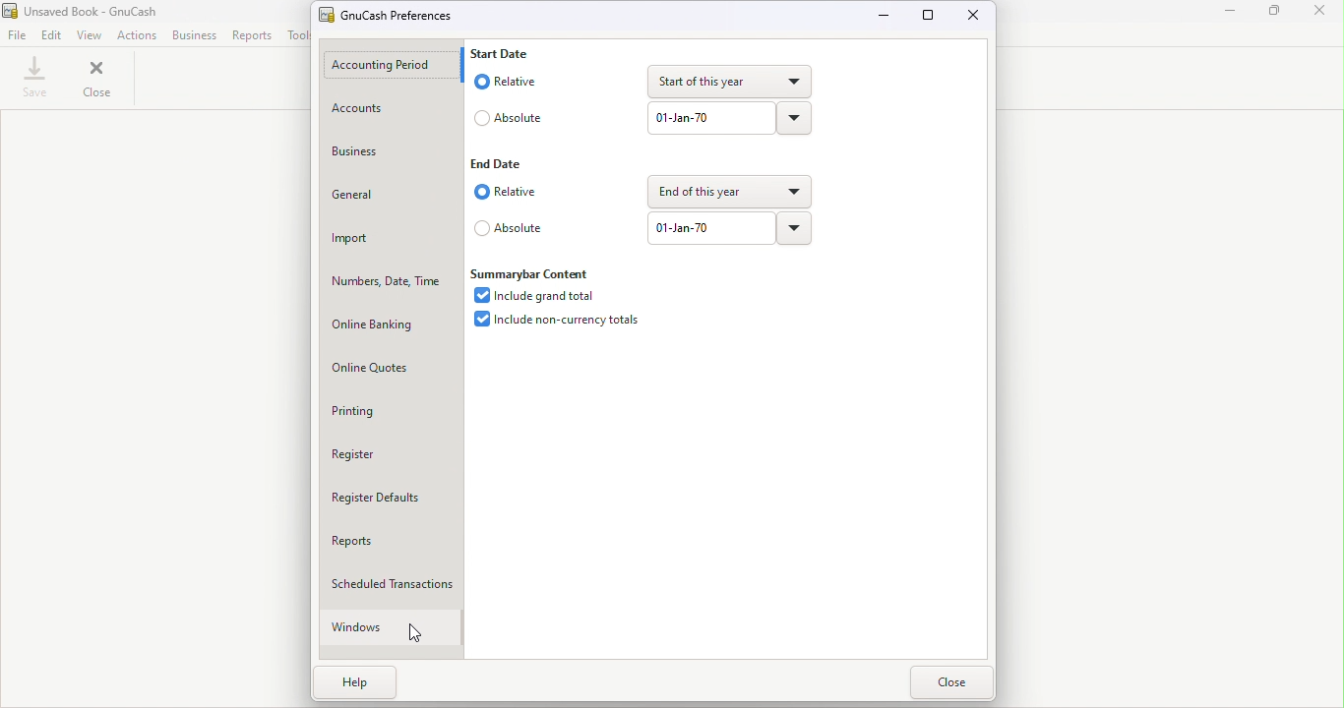 This screenshot has width=1344, height=708. I want to click on Reports, so click(253, 34).